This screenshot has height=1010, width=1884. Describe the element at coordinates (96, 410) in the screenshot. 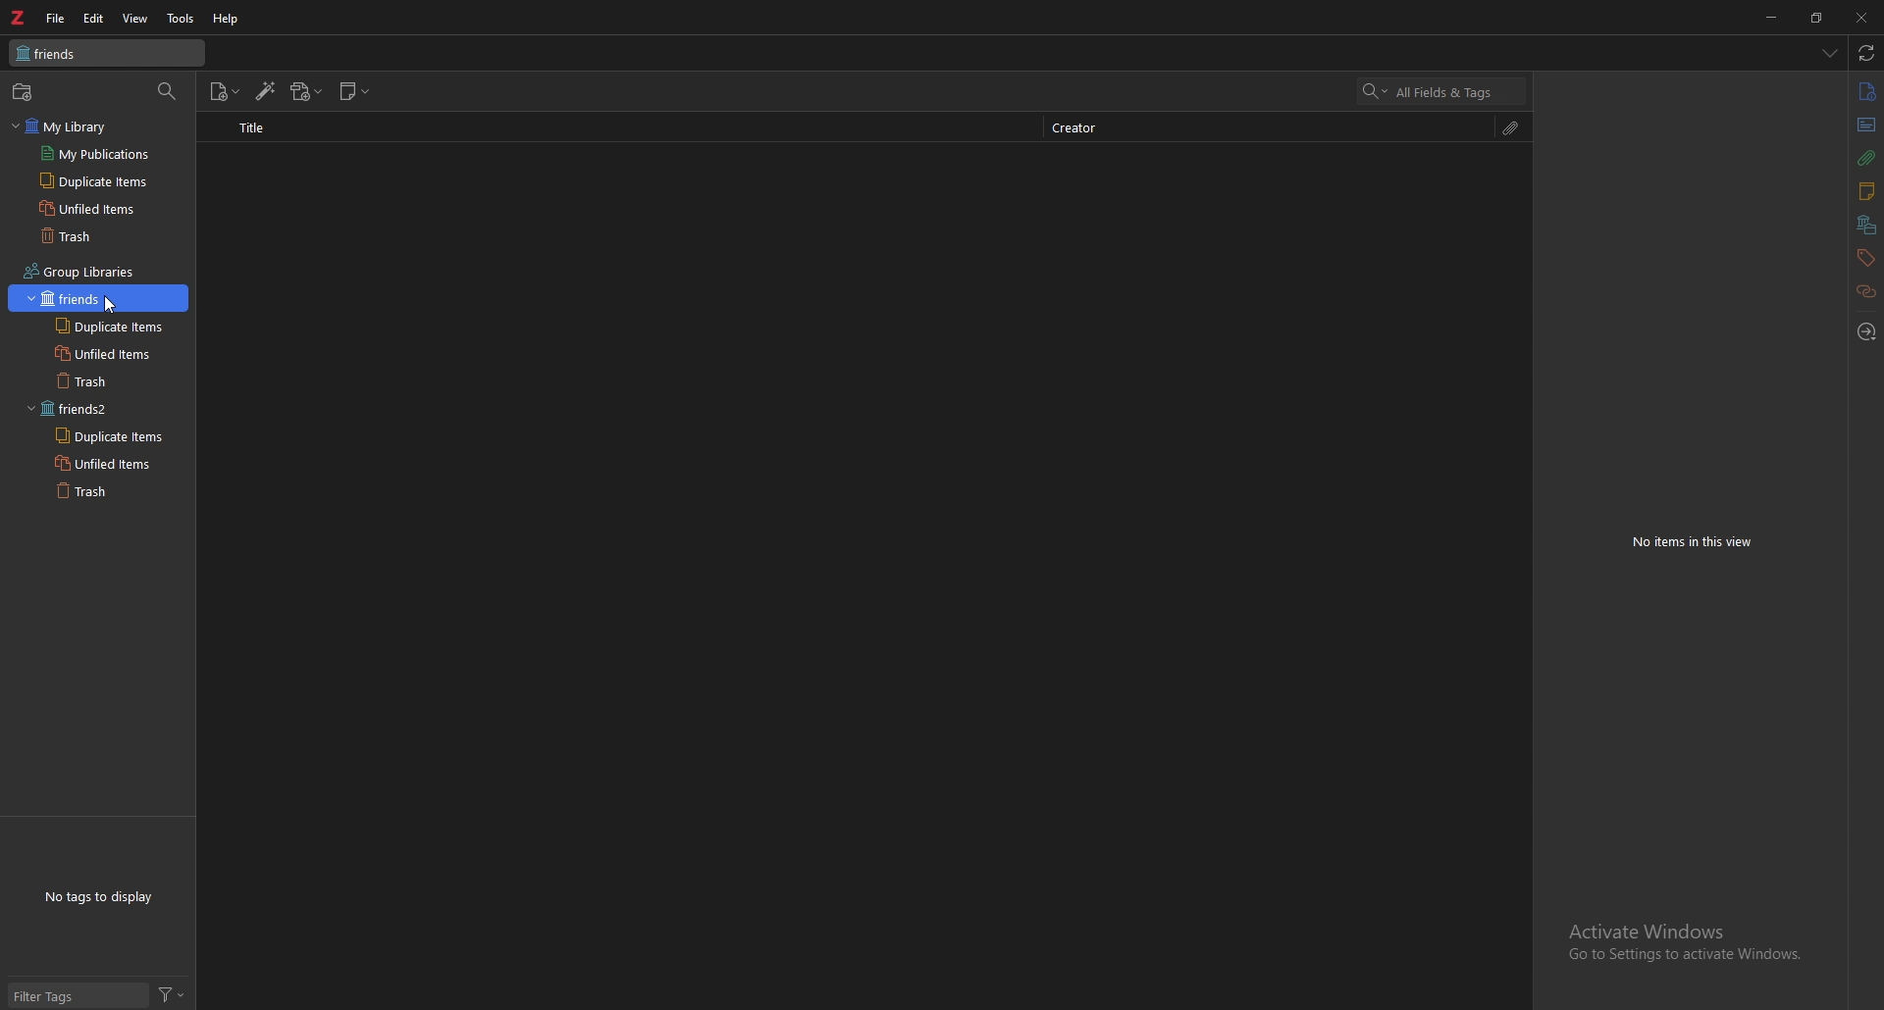

I see `grouped library 2` at that location.